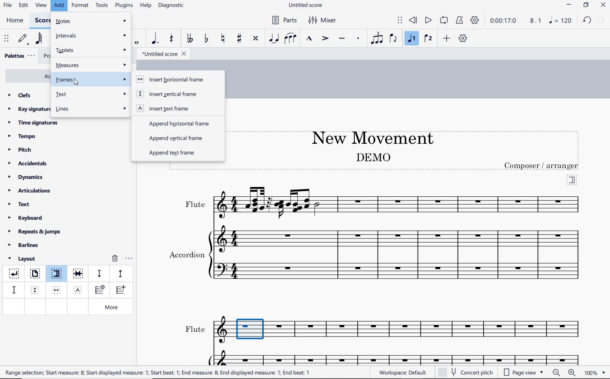 The width and height of the screenshot is (610, 379). Describe the element at coordinates (34, 274) in the screenshot. I see `page break` at that location.